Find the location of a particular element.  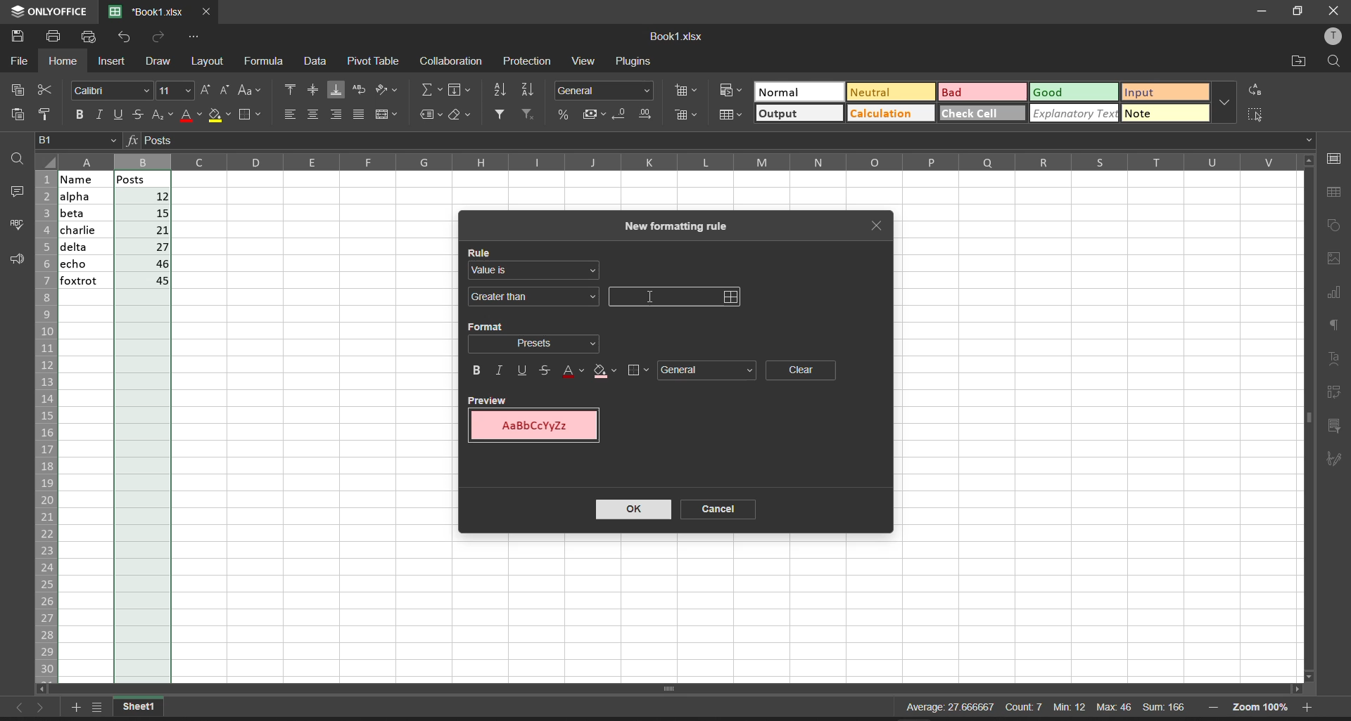

wrap text is located at coordinates (358, 92).